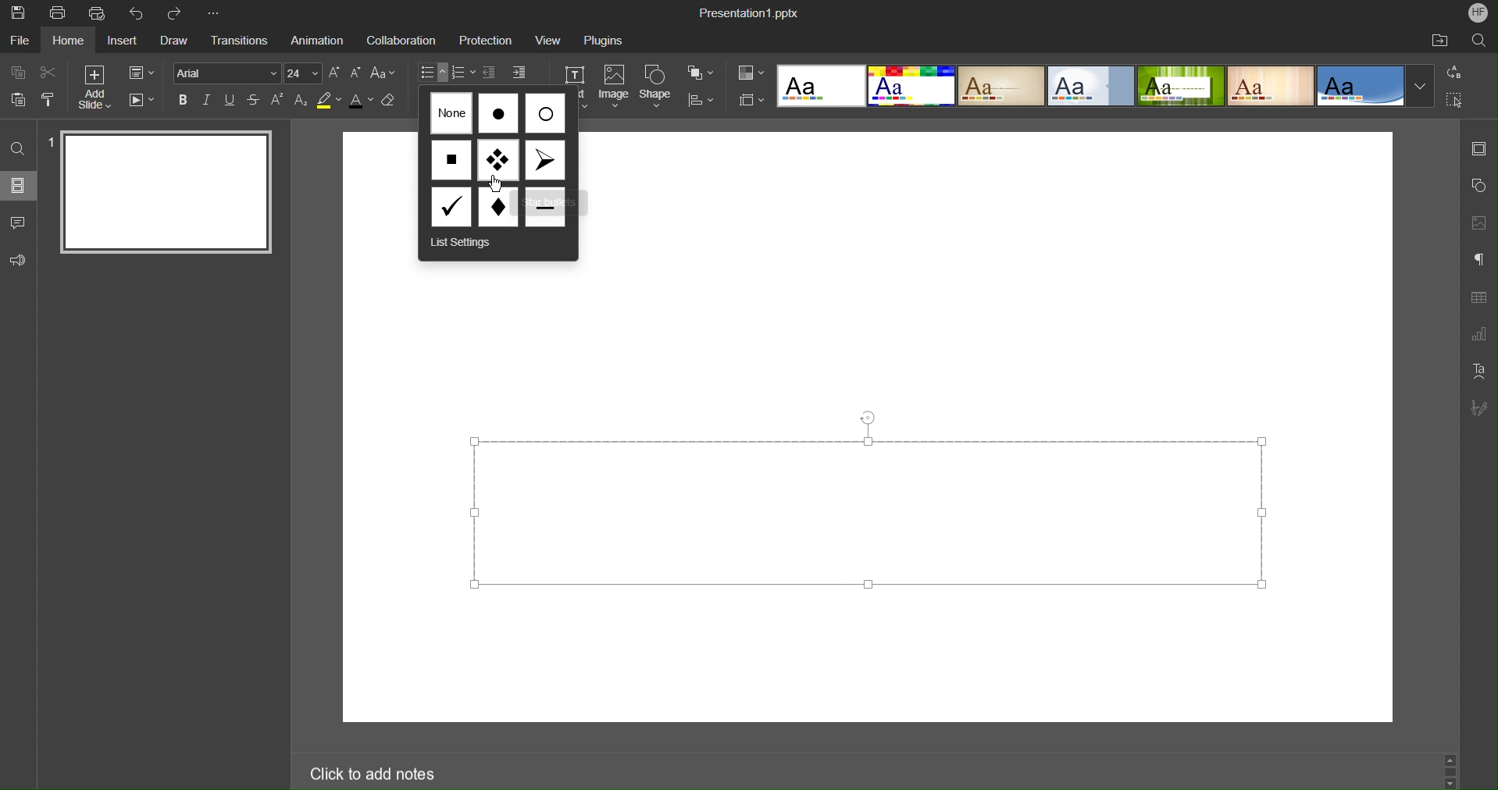 This screenshot has width=1498, height=790. I want to click on scroll up, so click(1450, 758).